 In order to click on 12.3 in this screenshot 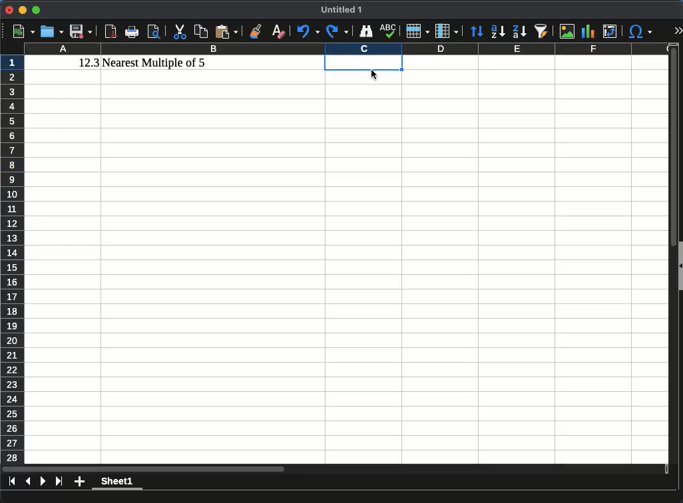, I will do `click(89, 63)`.